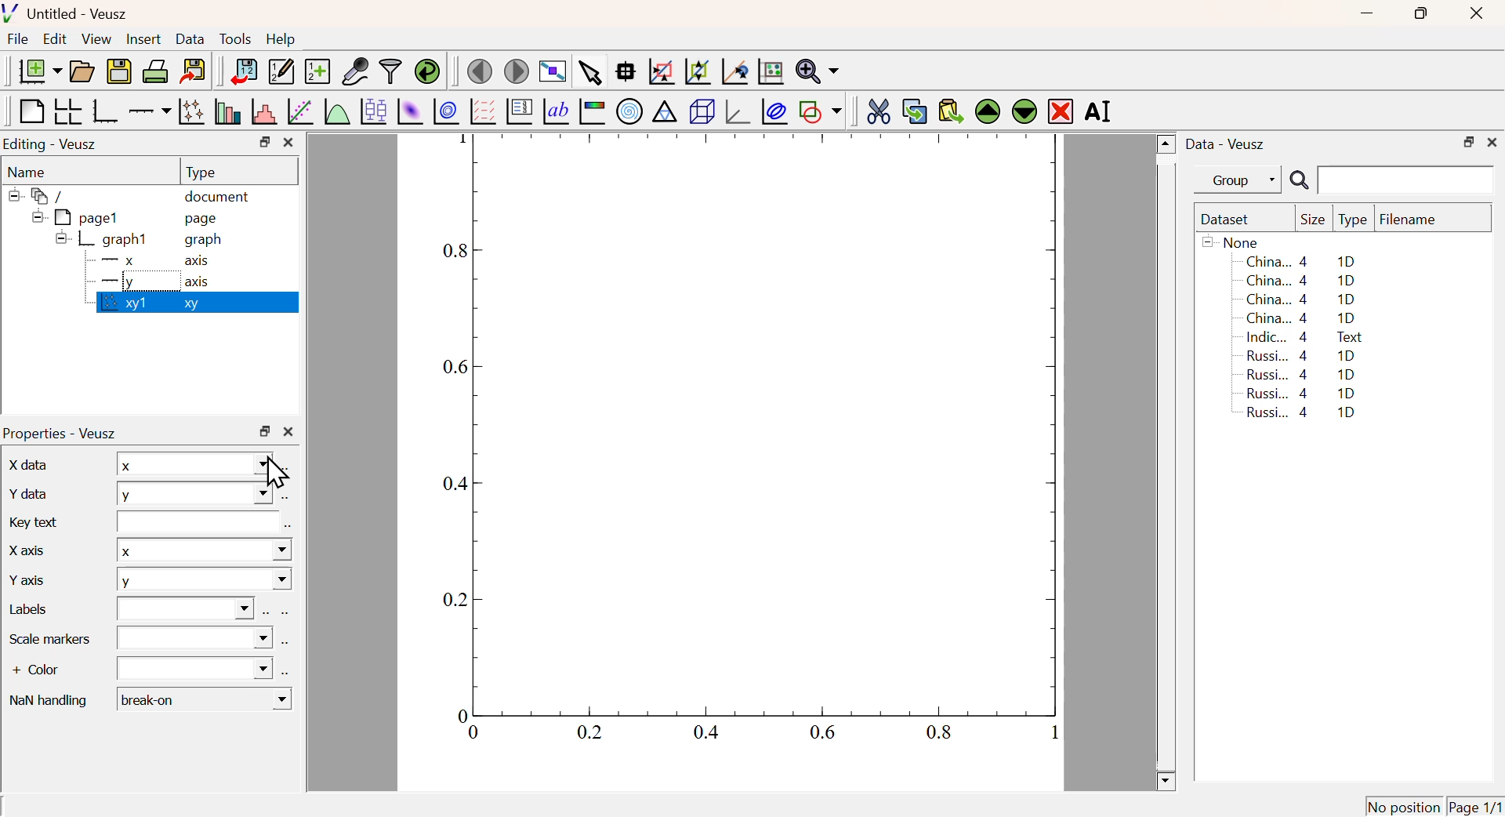  Describe the element at coordinates (1101, 111) in the screenshot. I see `Rename` at that location.